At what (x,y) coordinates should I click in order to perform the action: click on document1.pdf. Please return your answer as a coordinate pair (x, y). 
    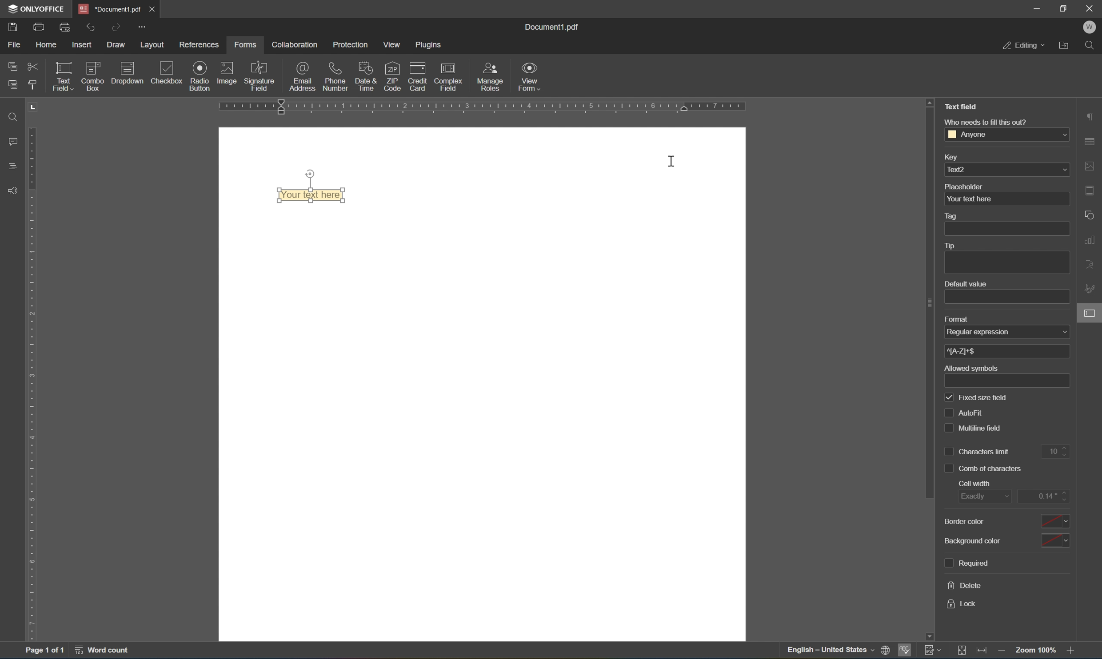
    Looking at the image, I should click on (555, 27).